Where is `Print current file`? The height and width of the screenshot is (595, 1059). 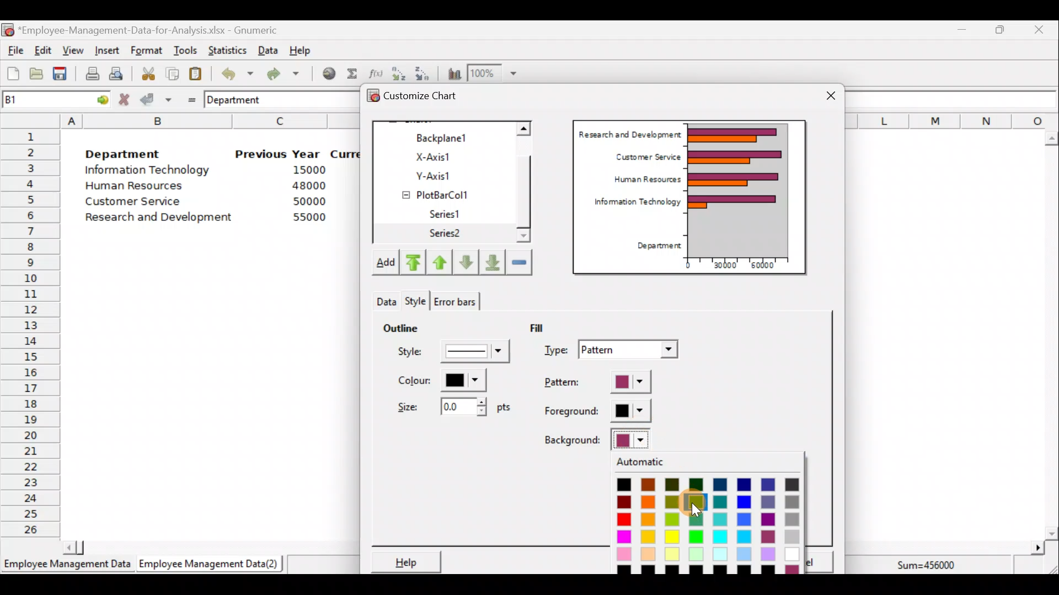 Print current file is located at coordinates (92, 73).